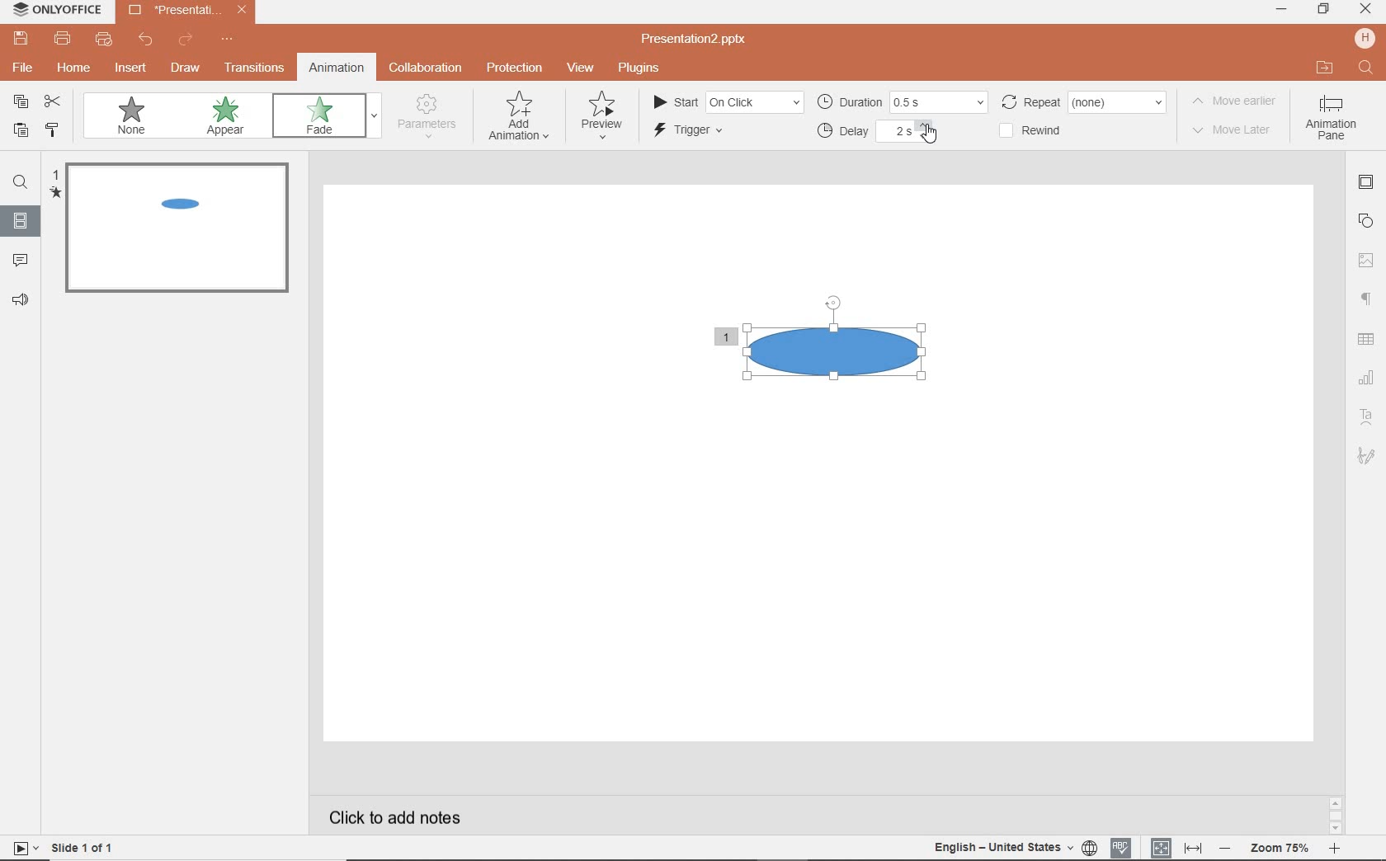 This screenshot has width=1386, height=861. I want to click on rewind, so click(1033, 132).